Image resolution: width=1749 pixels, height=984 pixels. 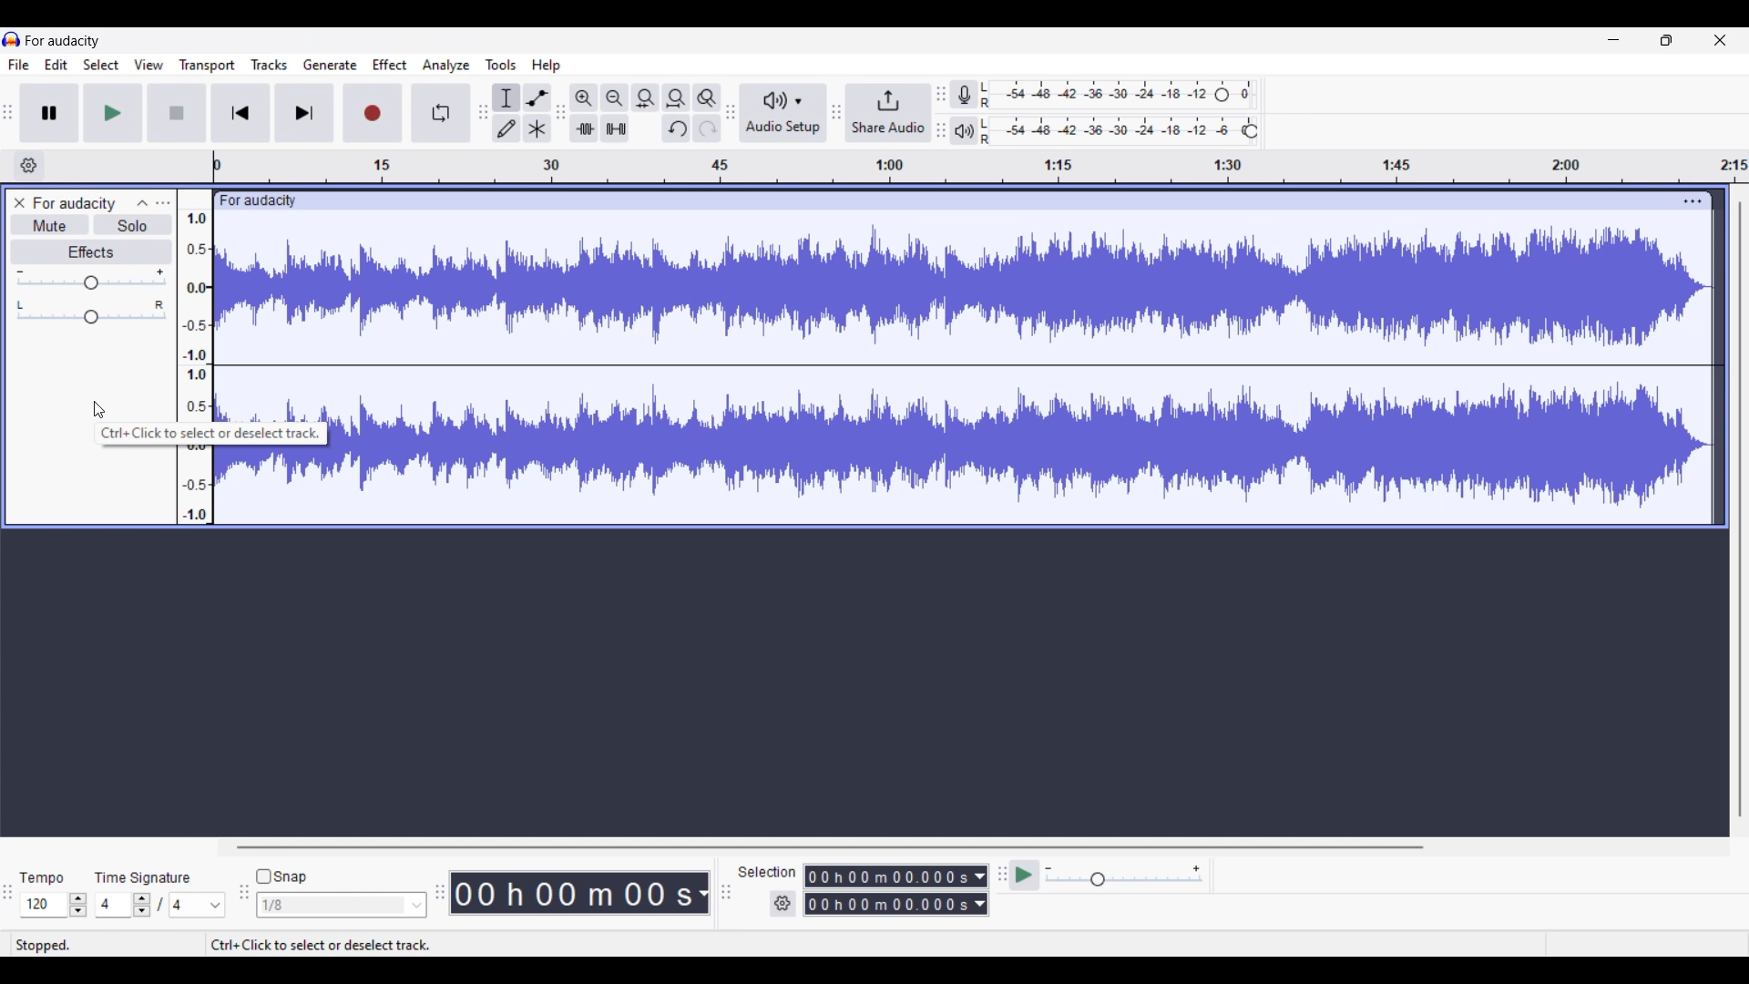 What do you see at coordinates (1666, 40) in the screenshot?
I see `Show in smaller tab` at bounding box center [1666, 40].